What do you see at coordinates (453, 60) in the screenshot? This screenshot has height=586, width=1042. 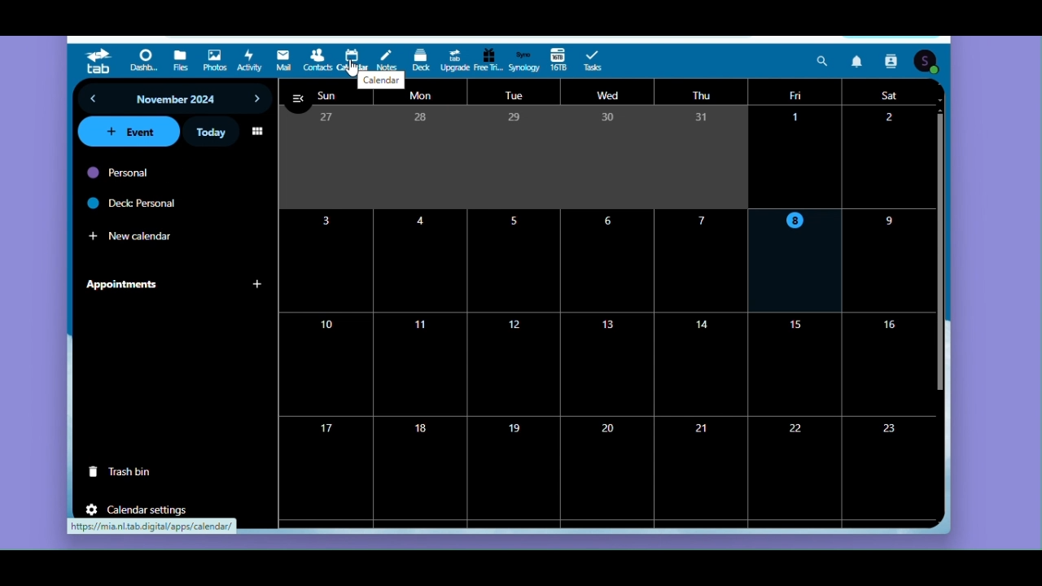 I see `Upgrade` at bounding box center [453, 60].